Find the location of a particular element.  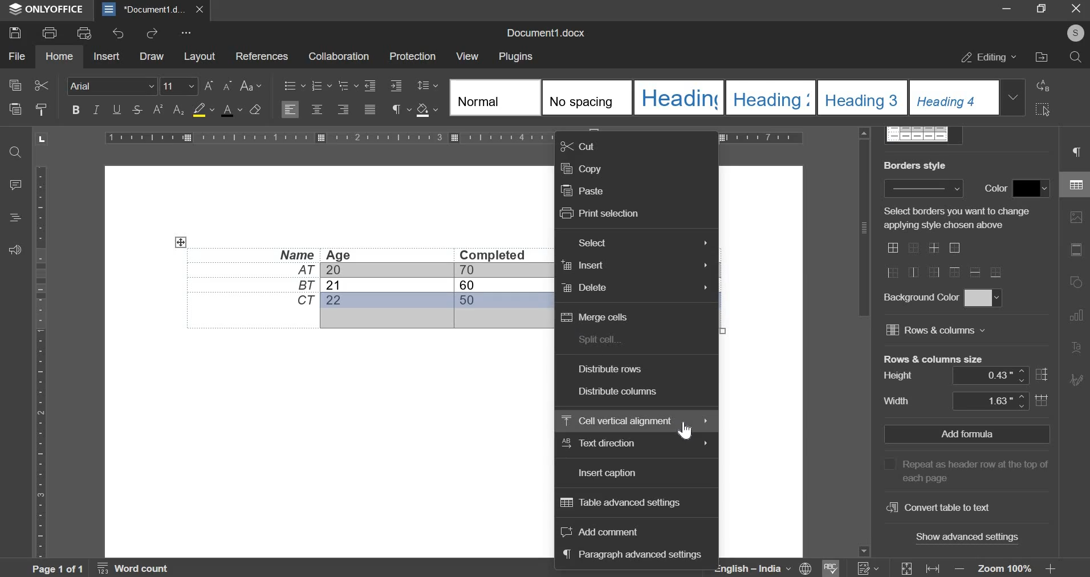

cut is located at coordinates (580, 145).